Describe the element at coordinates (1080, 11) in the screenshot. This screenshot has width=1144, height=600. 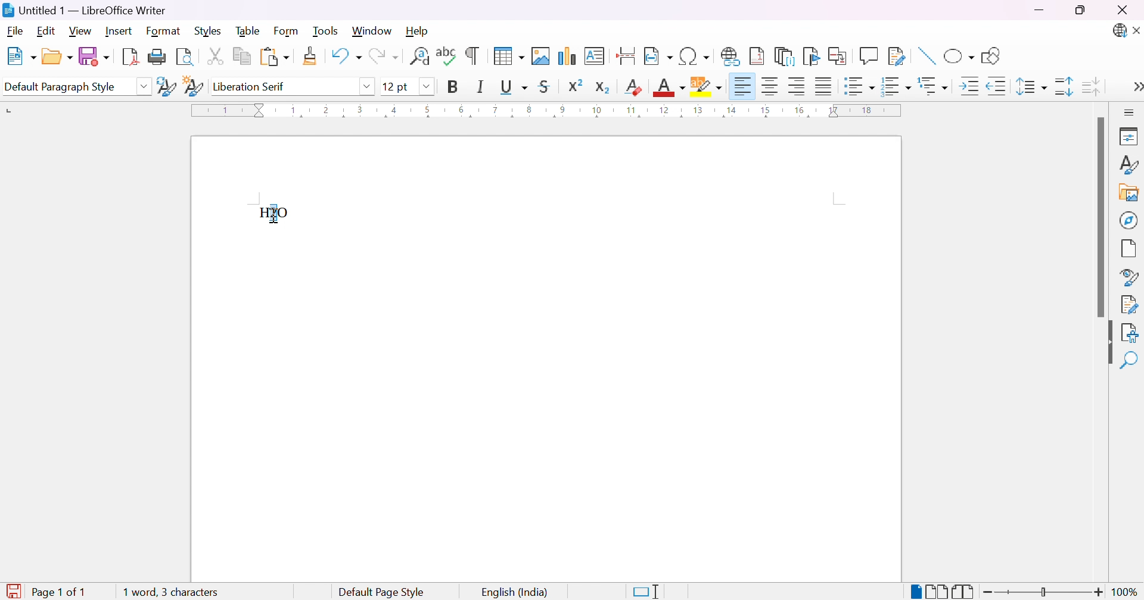
I see `Restore down` at that location.